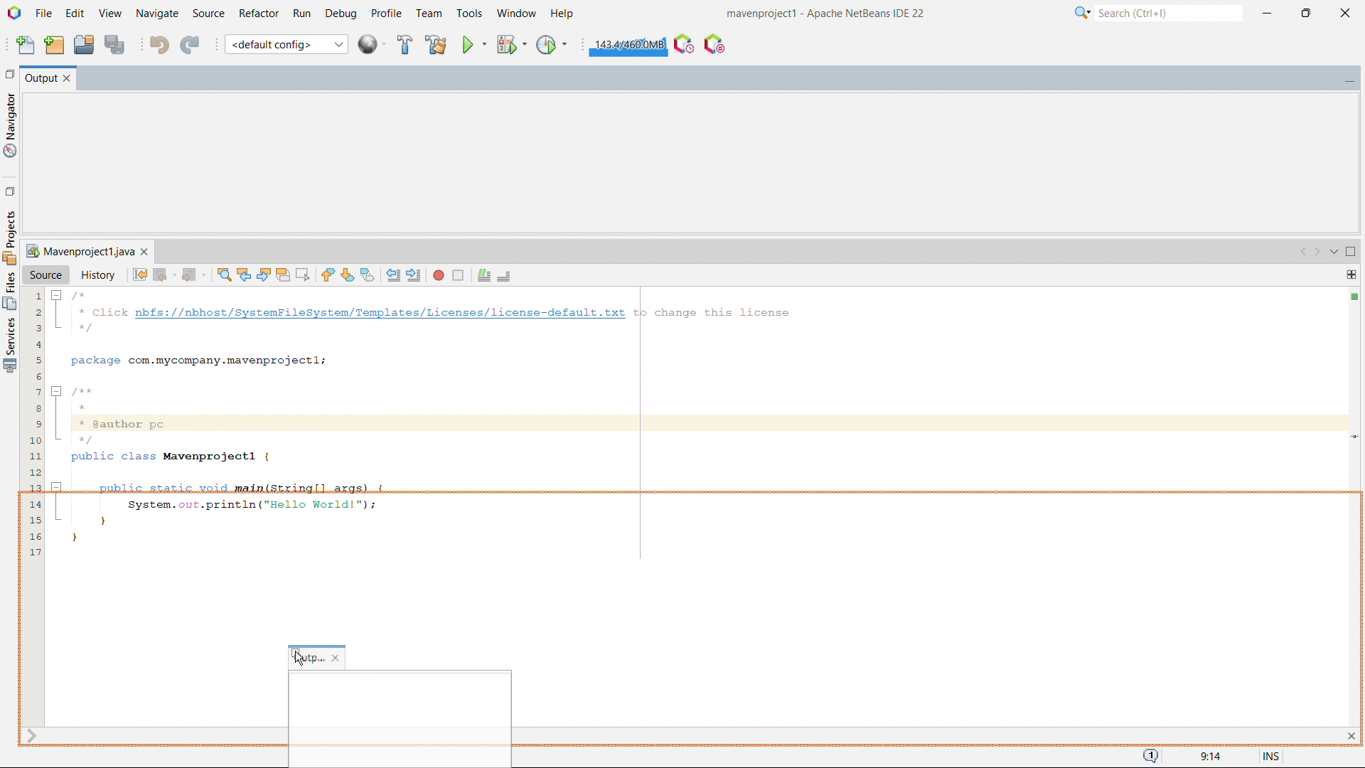  I want to click on maximize, so click(1305, 14).